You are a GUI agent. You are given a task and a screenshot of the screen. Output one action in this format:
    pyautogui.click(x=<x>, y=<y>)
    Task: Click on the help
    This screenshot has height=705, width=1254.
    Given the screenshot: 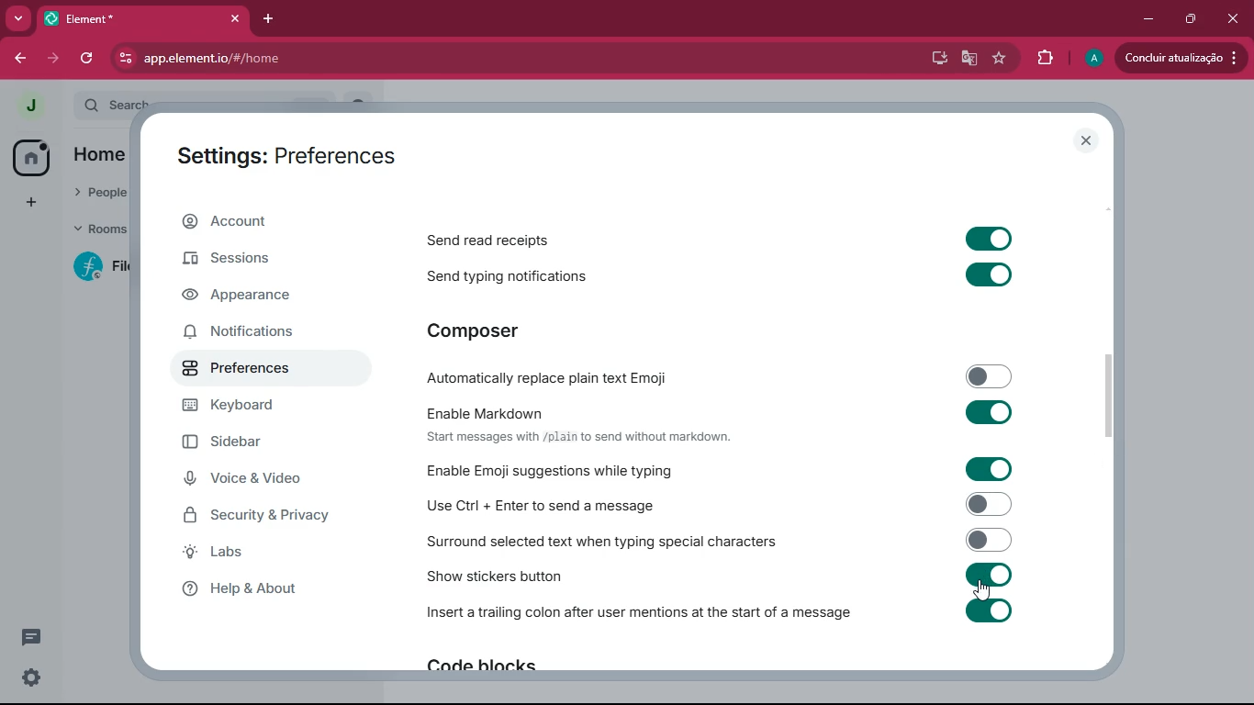 What is the action you would take?
    pyautogui.click(x=259, y=588)
    